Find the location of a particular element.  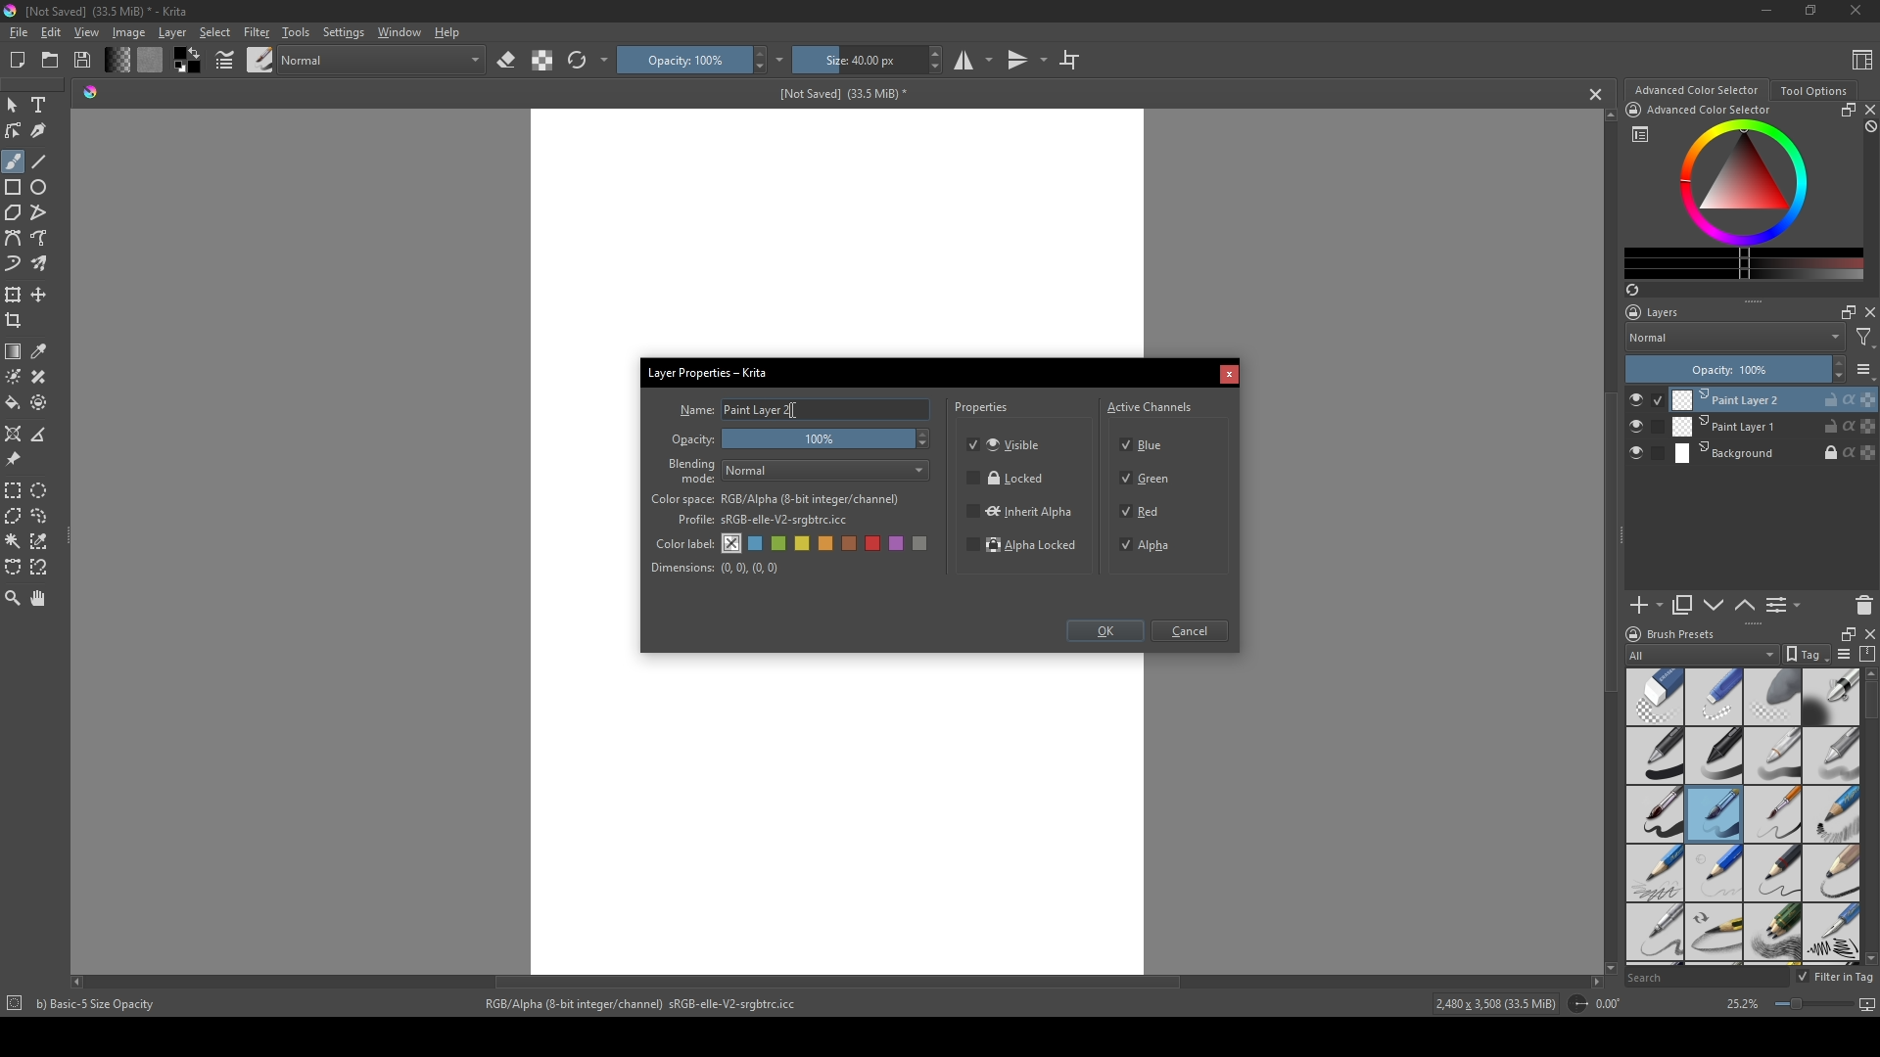

2,480 x 3,508 (33.5 MiB) is located at coordinates (1492, 1006).